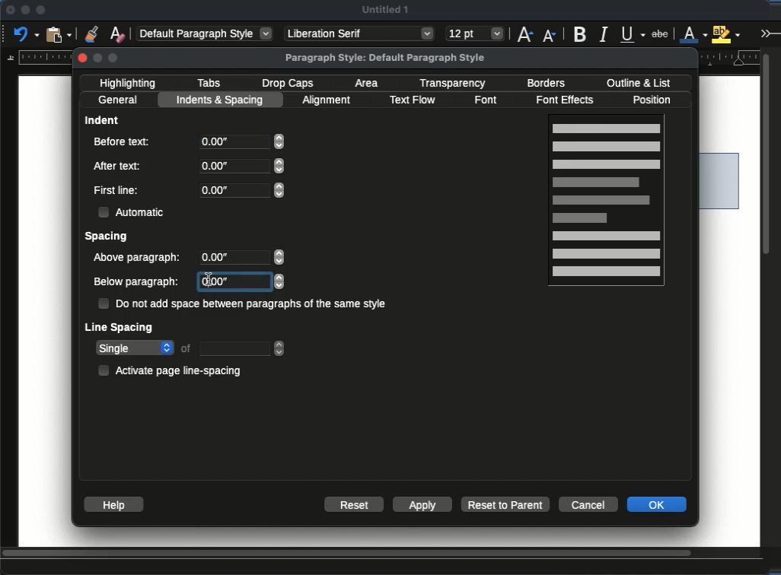 This screenshot has height=575, width=781. I want to click on 12 pt, so click(475, 34).